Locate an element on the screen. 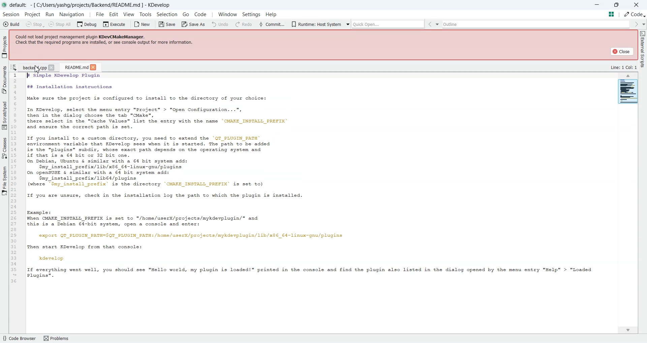  Stop All is located at coordinates (61, 24).